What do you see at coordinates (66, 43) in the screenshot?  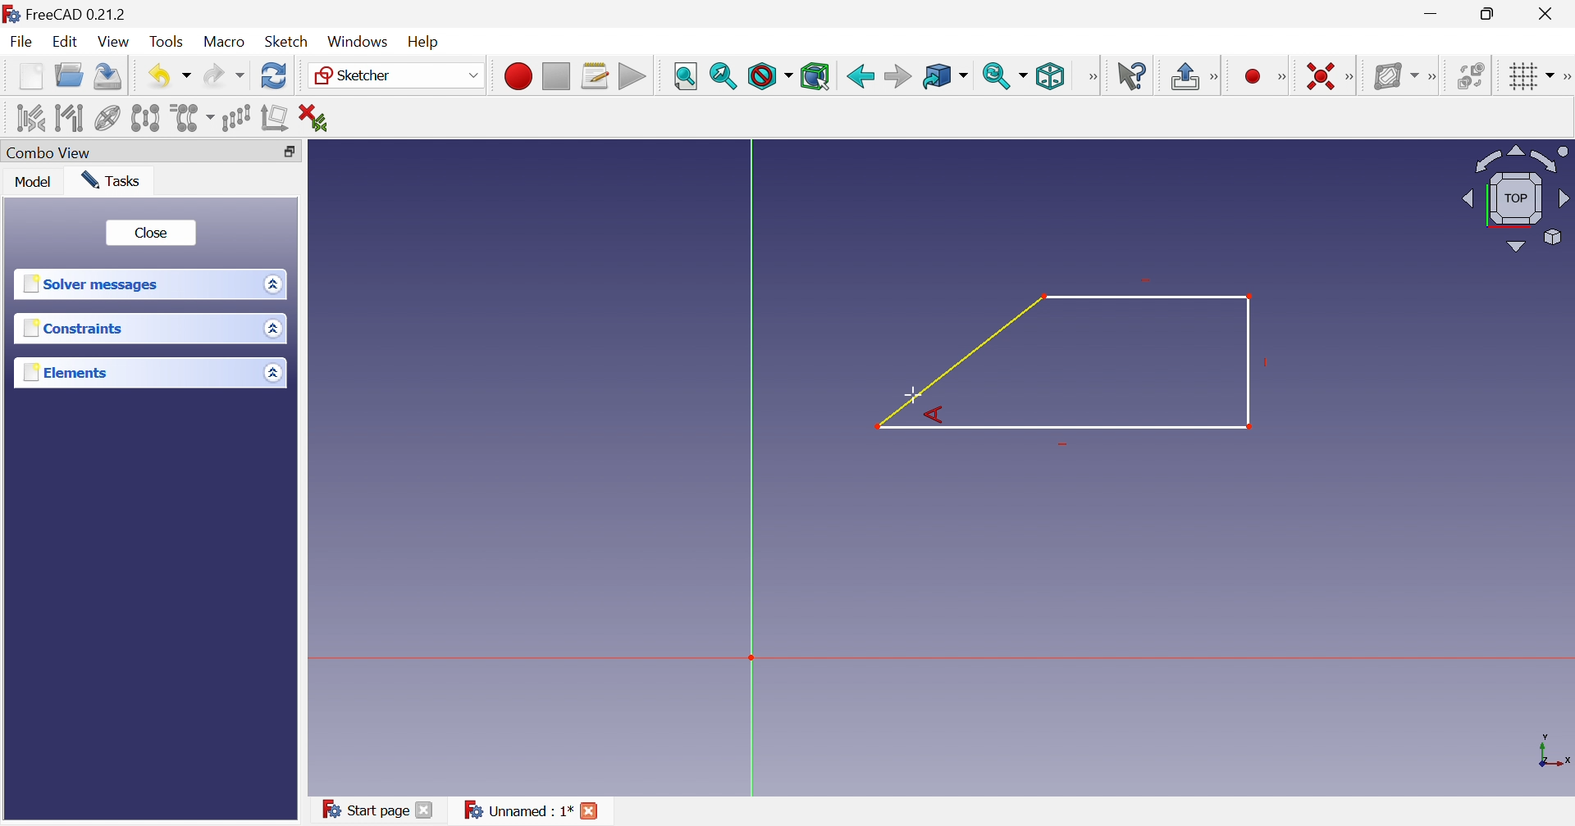 I see `Edit` at bounding box center [66, 43].